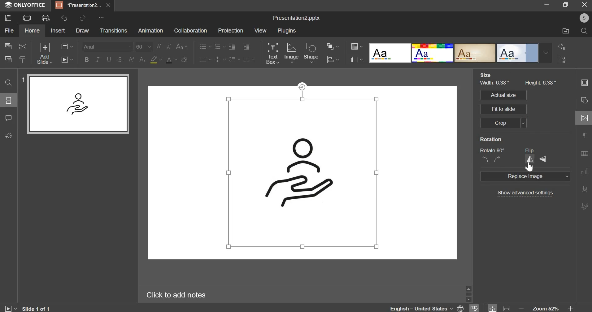  What do you see at coordinates (461, 53) in the screenshot?
I see `design` at bounding box center [461, 53].